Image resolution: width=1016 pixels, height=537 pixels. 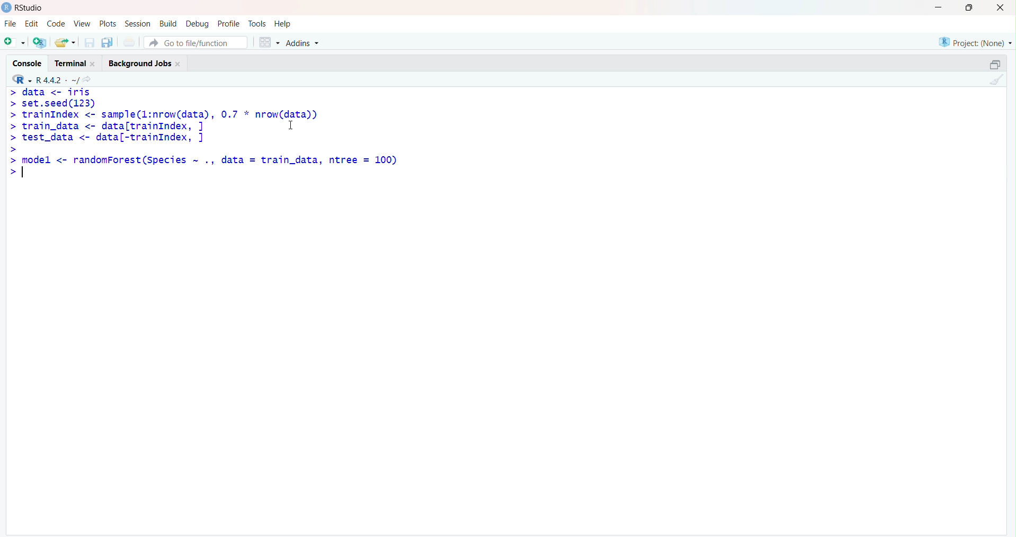 I want to click on Session, so click(x=138, y=24).